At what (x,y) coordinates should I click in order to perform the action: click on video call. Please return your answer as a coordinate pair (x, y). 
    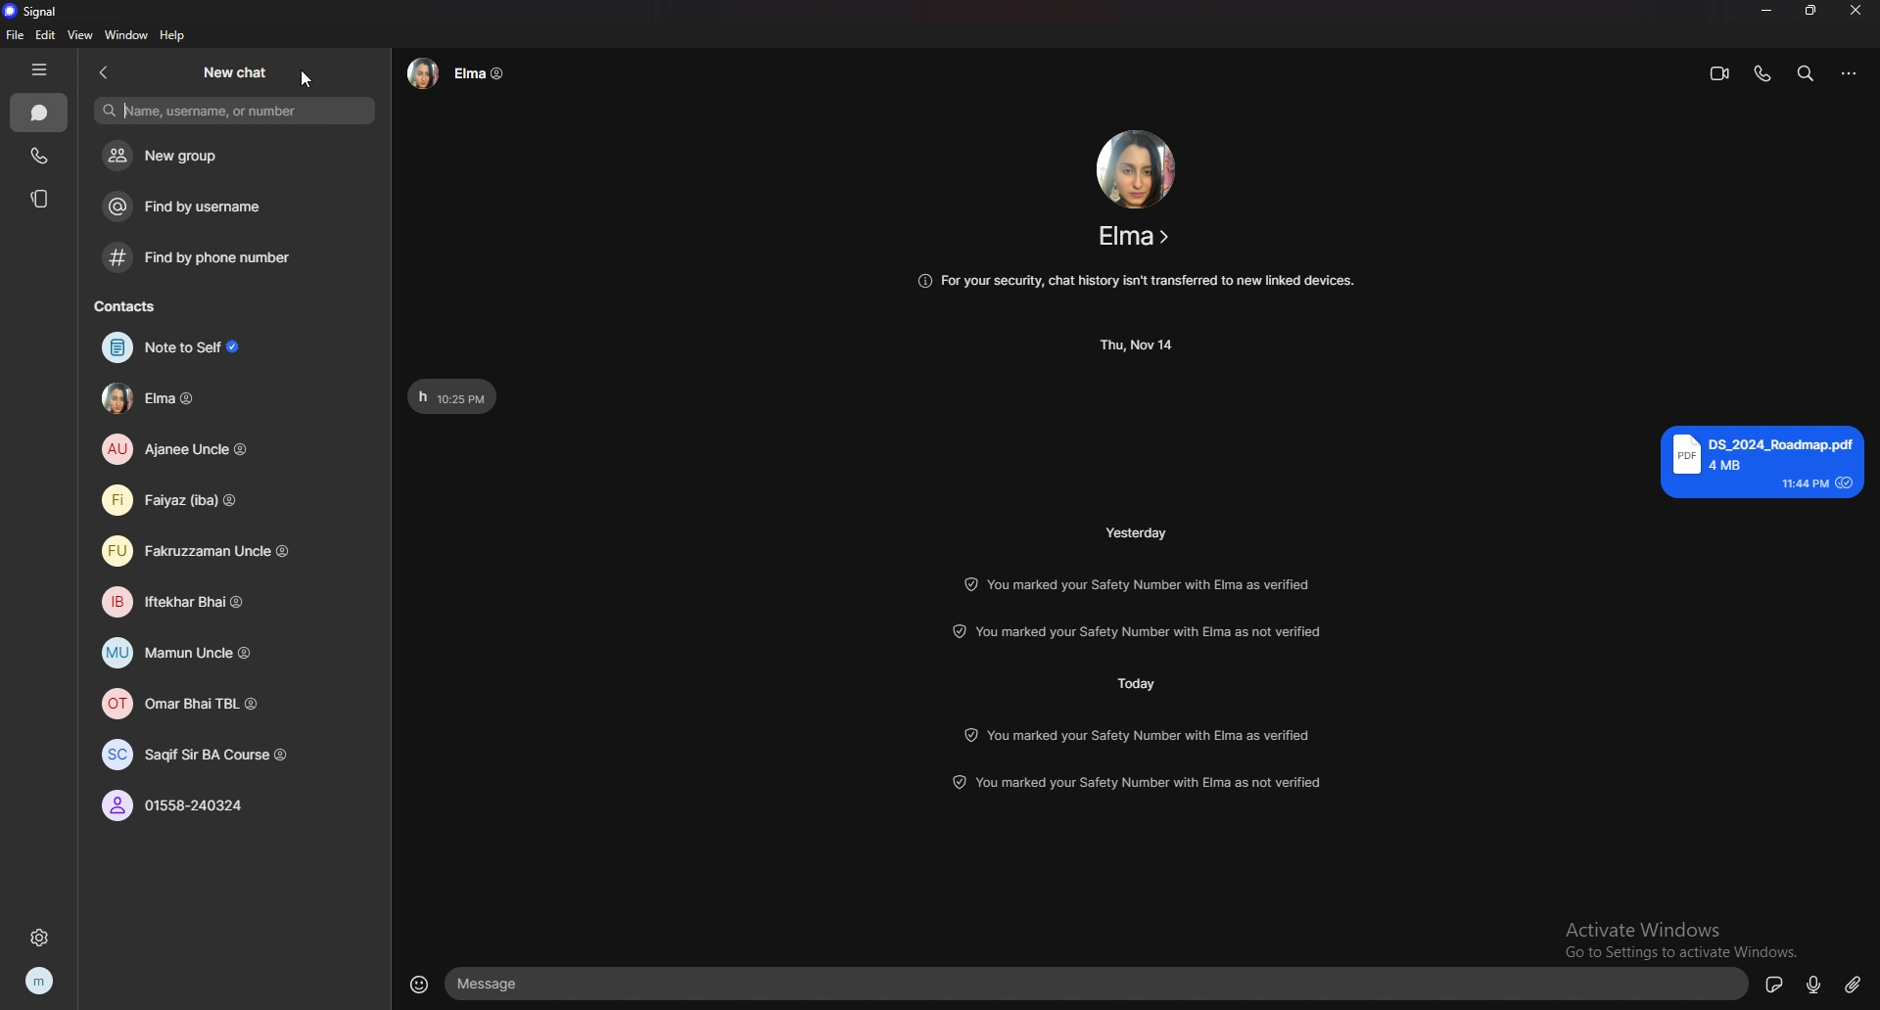
    Looking at the image, I should click on (1719, 72).